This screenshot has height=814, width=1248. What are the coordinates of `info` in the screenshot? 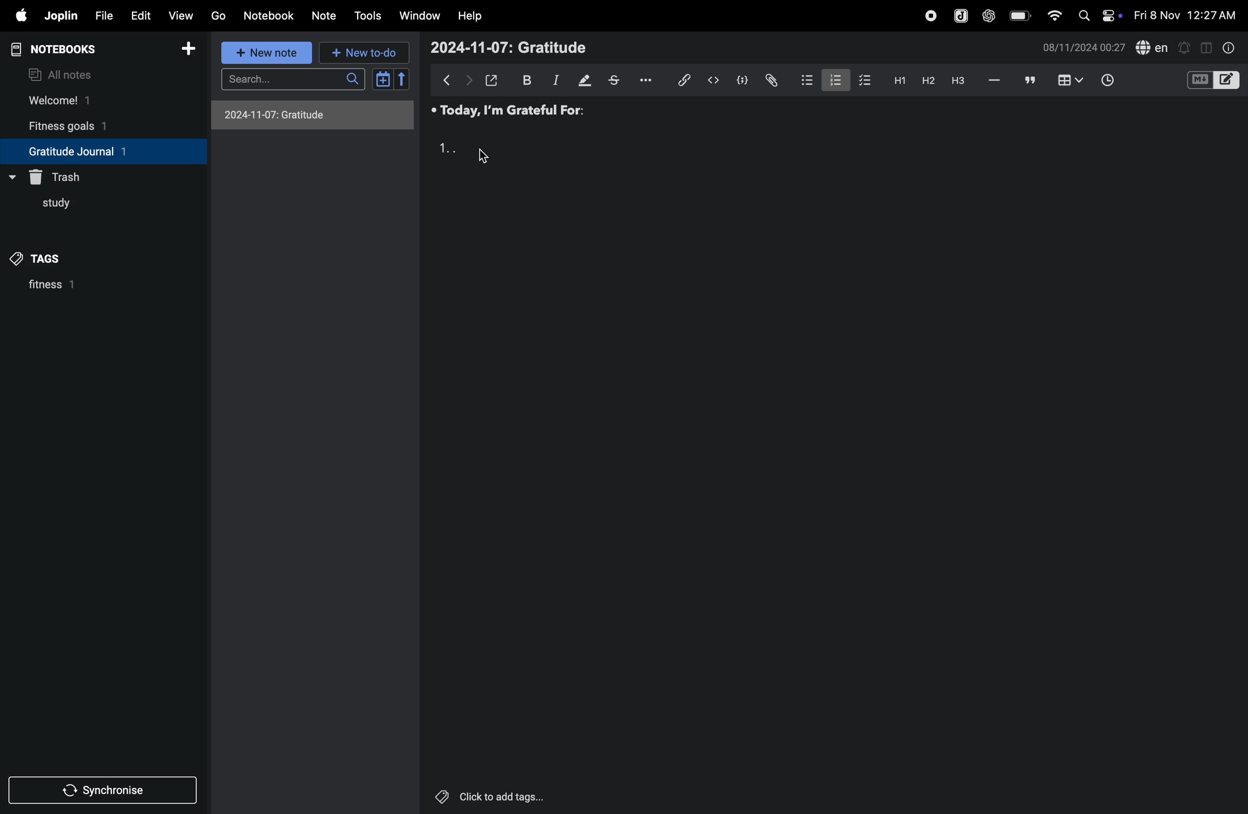 It's located at (1230, 49).